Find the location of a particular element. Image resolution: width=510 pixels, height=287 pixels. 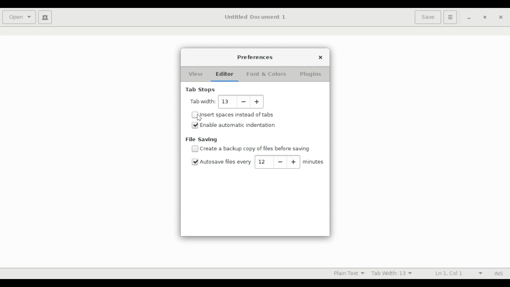

Plugins is located at coordinates (311, 74).